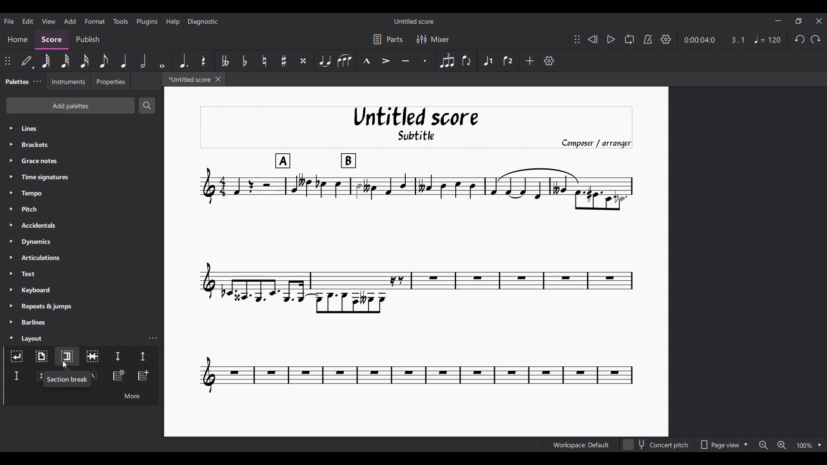 Image resolution: width=827 pixels, height=465 pixels. Describe the element at coordinates (819, 21) in the screenshot. I see `Close interface` at that location.